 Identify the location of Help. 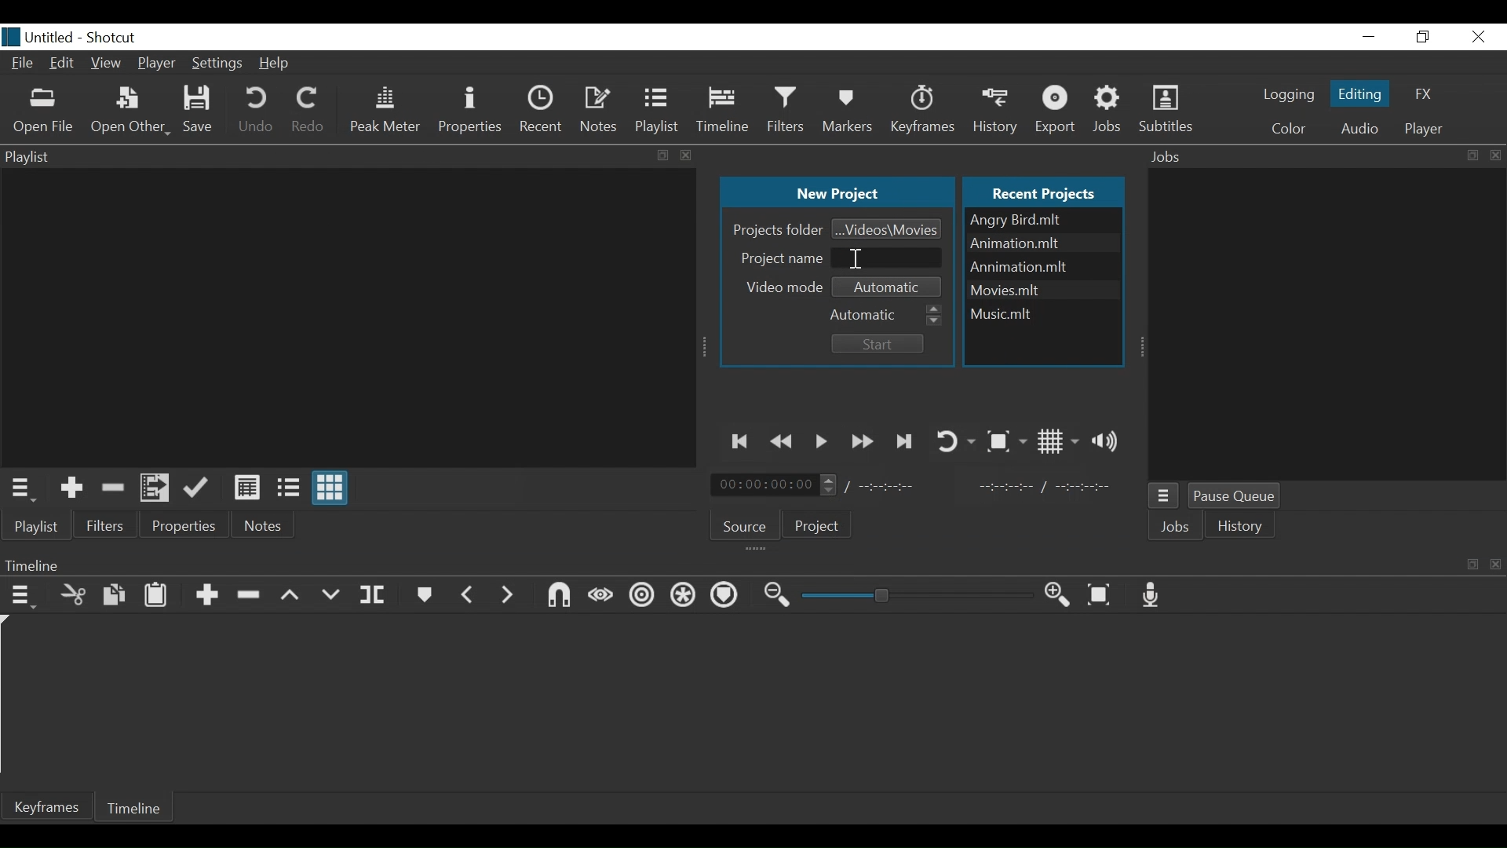
(277, 64).